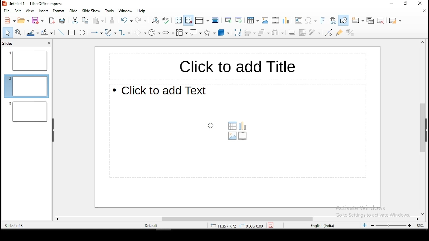  I want to click on distribute, so click(278, 33).